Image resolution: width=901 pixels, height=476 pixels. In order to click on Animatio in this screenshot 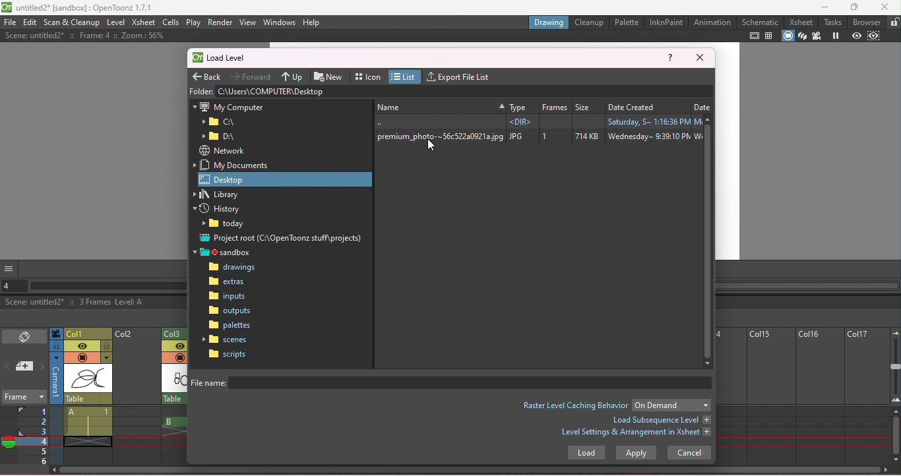, I will do `click(712, 22)`.